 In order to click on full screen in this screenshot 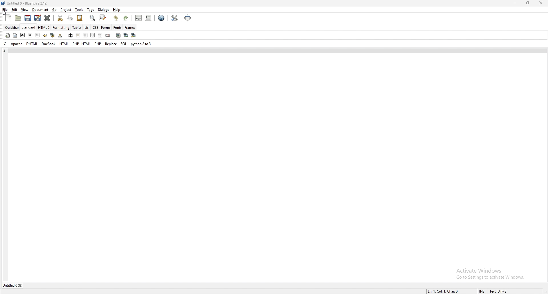, I will do `click(188, 18)`.